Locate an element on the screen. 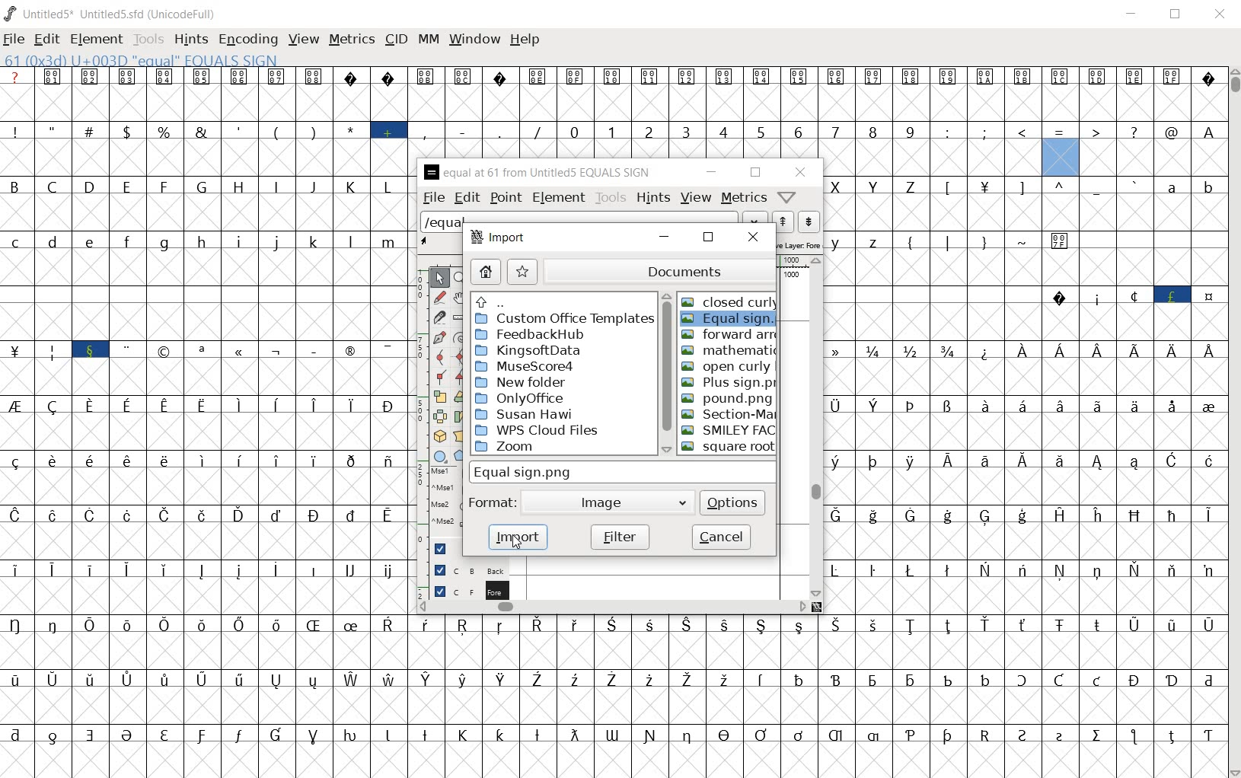  cid is located at coordinates (395, 38).